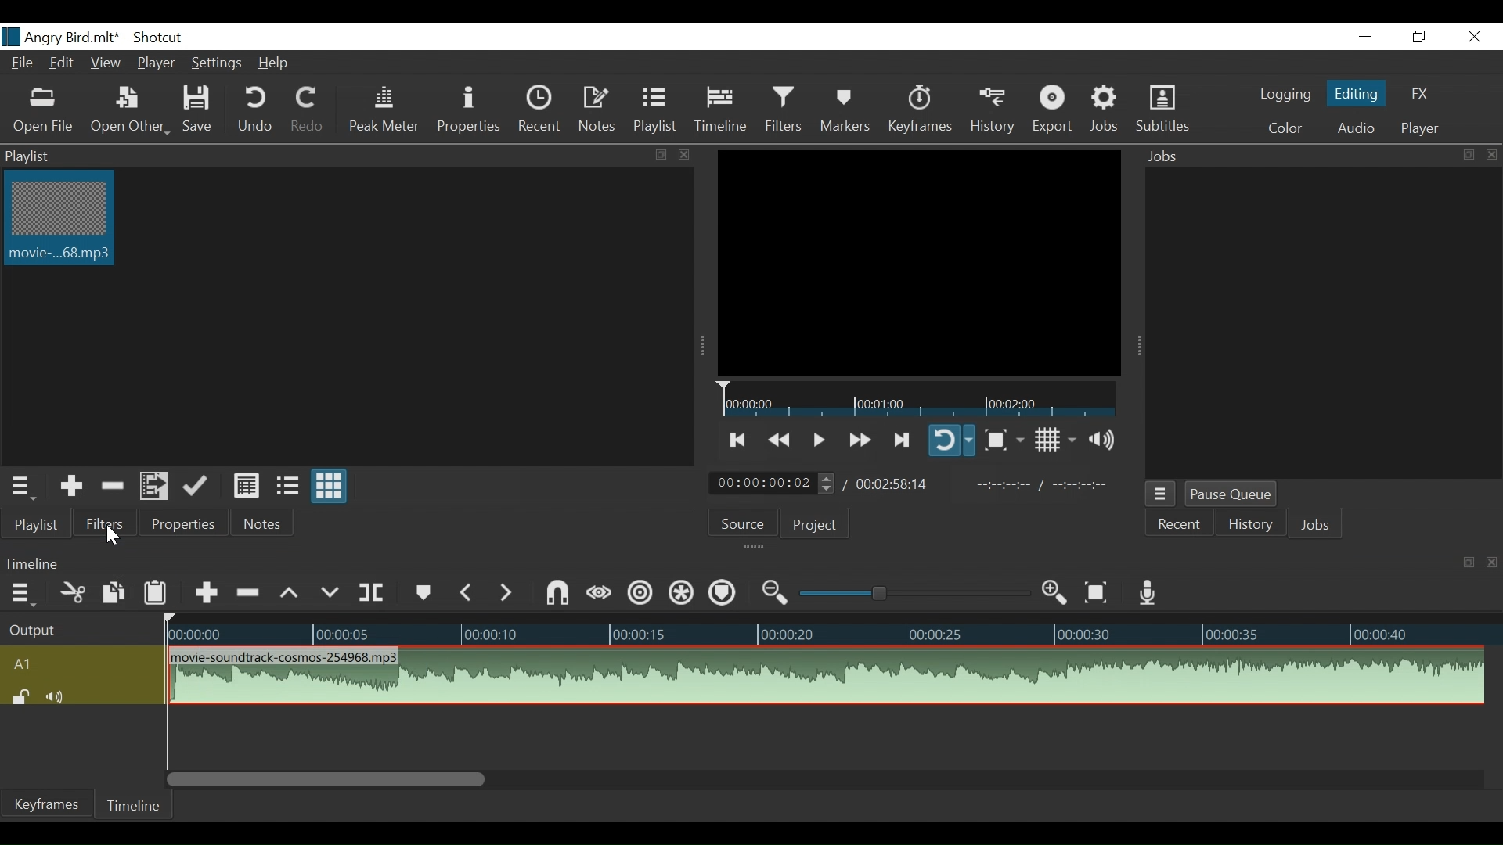  Describe the element at coordinates (114, 592) in the screenshot. I see `Copy` at that location.